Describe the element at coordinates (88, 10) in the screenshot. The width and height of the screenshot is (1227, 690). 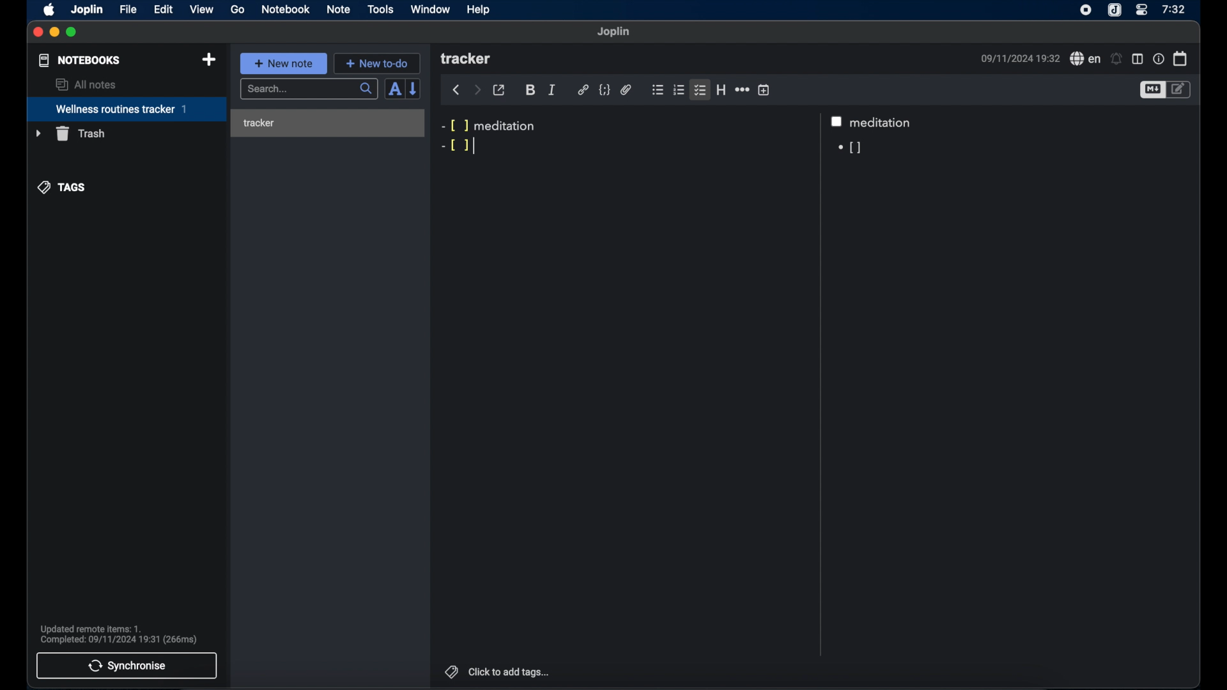
I see `joplin` at that location.